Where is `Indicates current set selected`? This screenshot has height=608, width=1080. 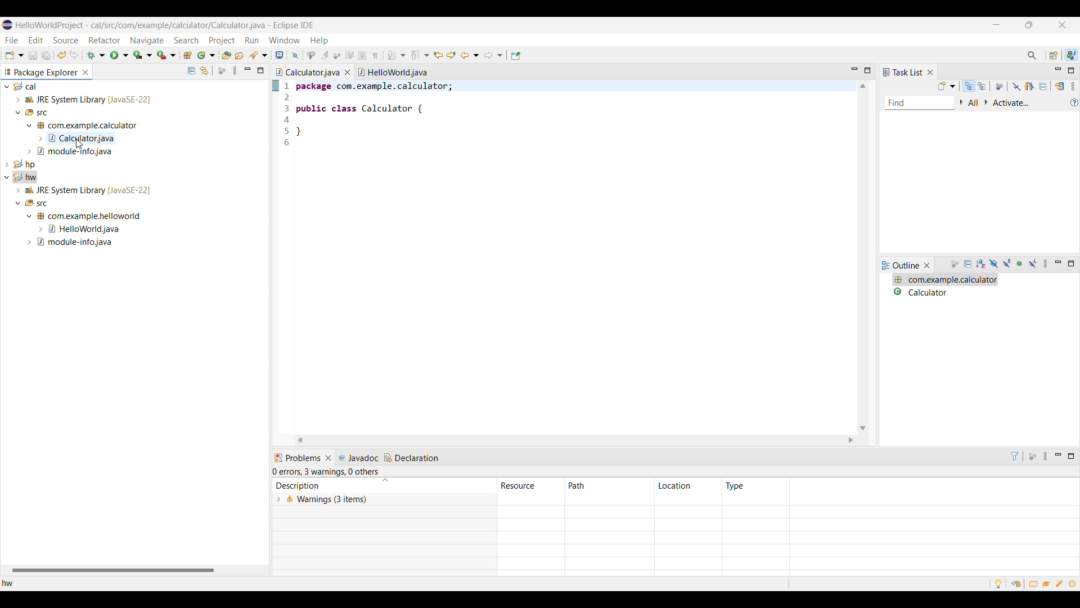
Indicates current set selected is located at coordinates (275, 86).